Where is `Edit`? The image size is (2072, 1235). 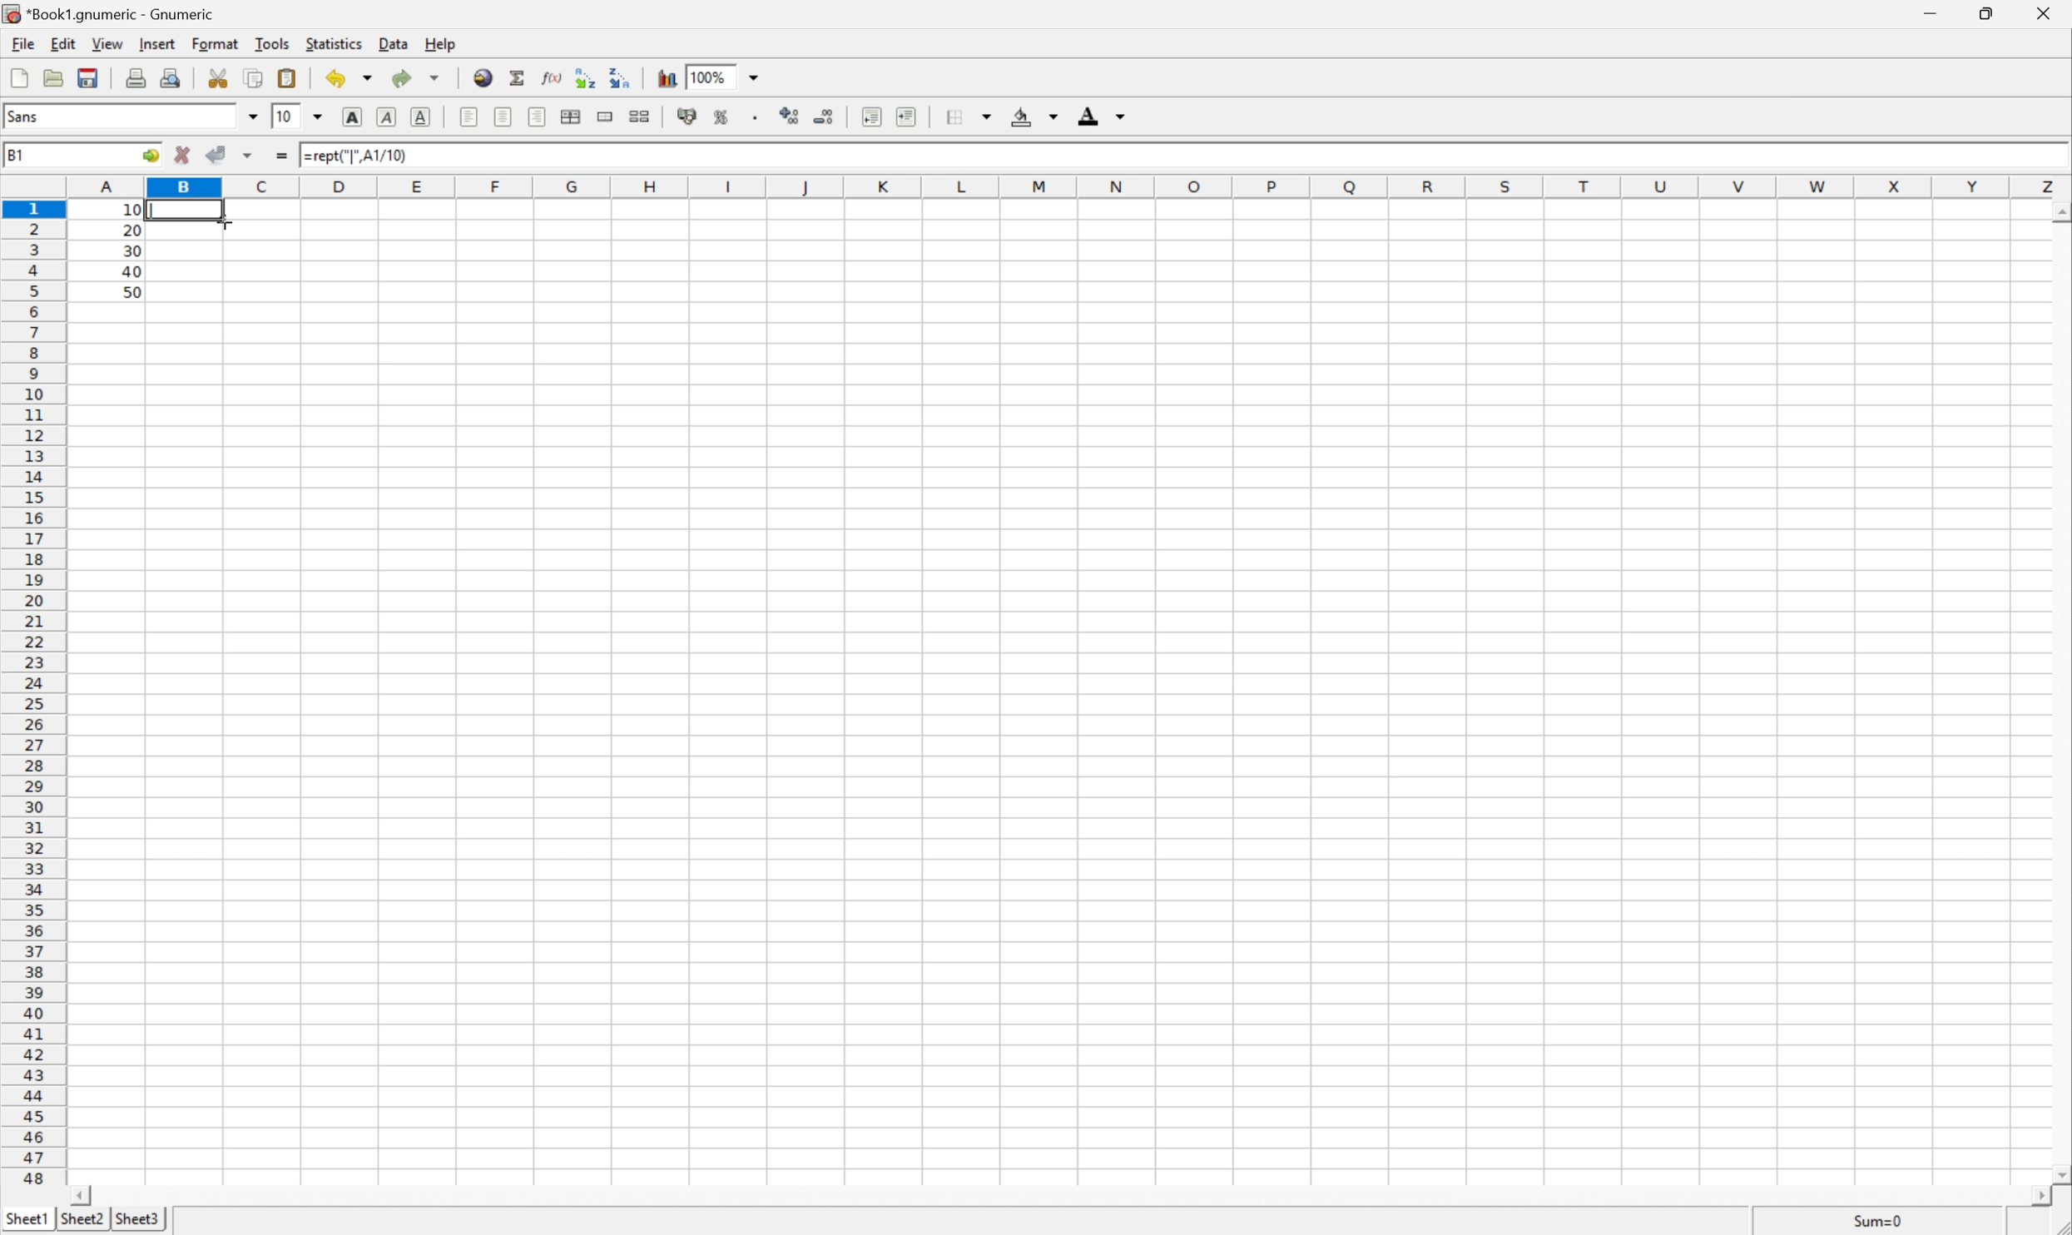 Edit is located at coordinates (62, 42).